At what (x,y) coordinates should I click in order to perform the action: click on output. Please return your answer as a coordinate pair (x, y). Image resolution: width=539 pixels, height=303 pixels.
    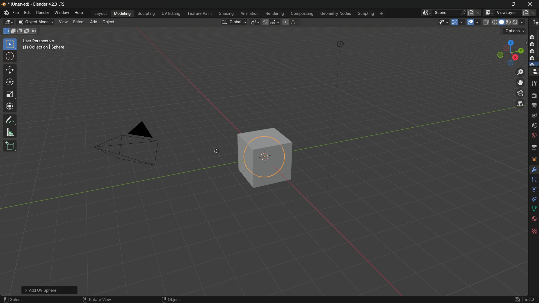
    Looking at the image, I should click on (534, 105).